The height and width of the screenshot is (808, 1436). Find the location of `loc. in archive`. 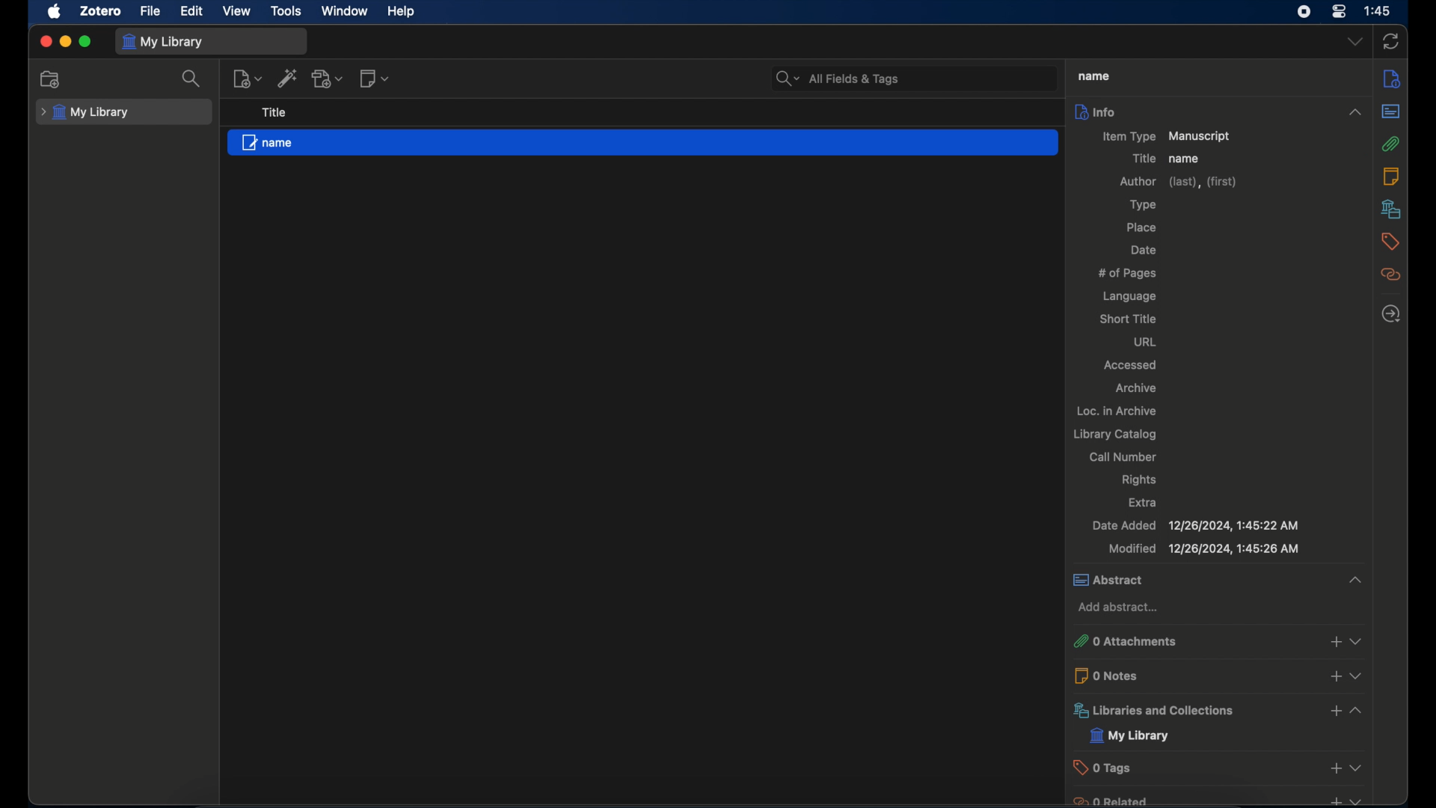

loc. in archive is located at coordinates (1117, 411).